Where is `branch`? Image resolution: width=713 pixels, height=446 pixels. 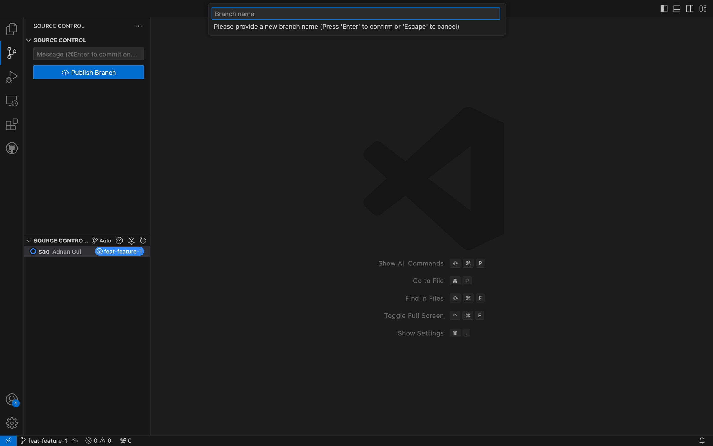 branch is located at coordinates (48, 440).